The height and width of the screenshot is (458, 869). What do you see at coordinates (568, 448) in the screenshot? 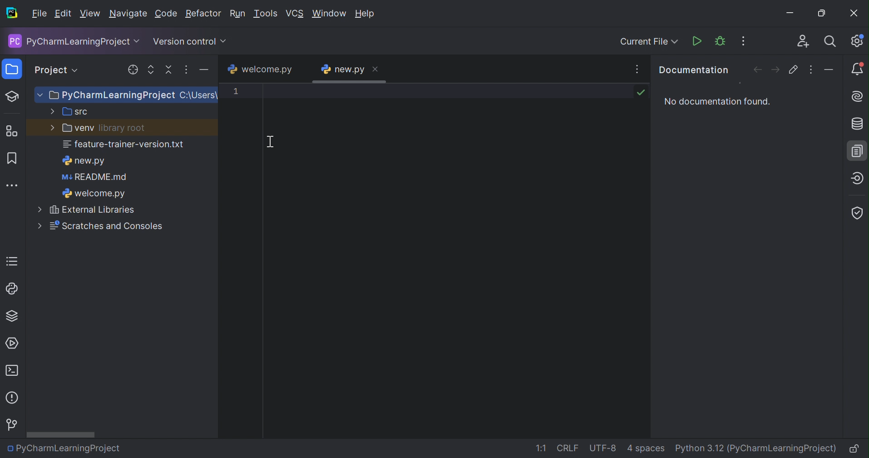
I see `CRLF` at bounding box center [568, 448].